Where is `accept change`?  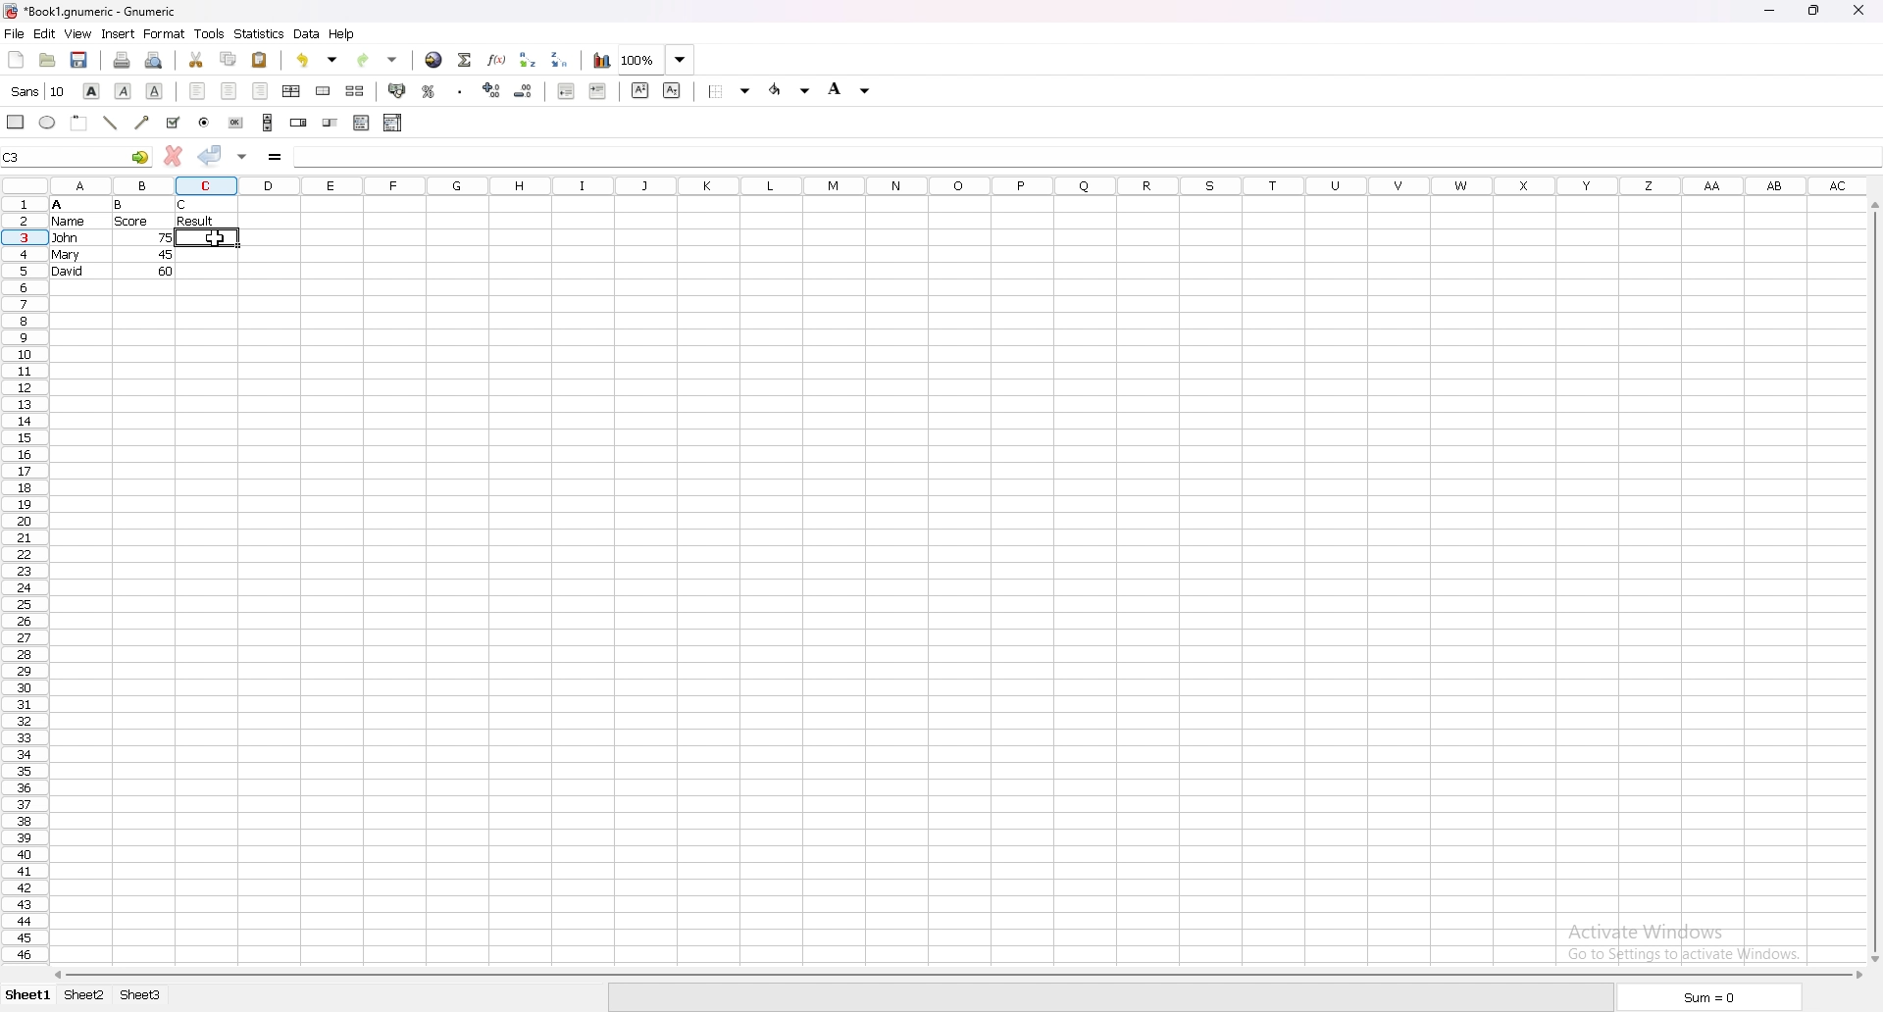
accept change is located at coordinates (212, 155).